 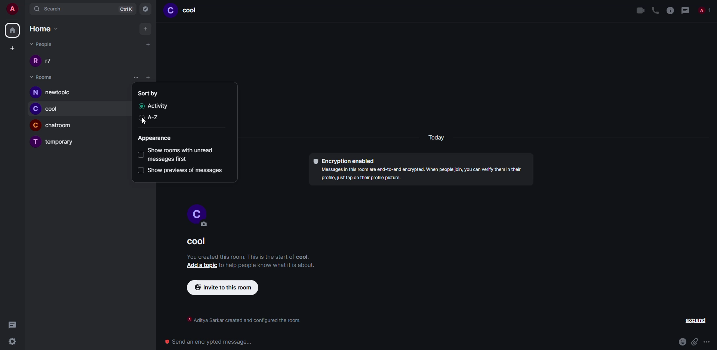 I want to click on expand, so click(x=698, y=319).